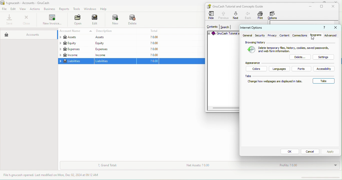  What do you see at coordinates (336, 28) in the screenshot?
I see `close` at bounding box center [336, 28].